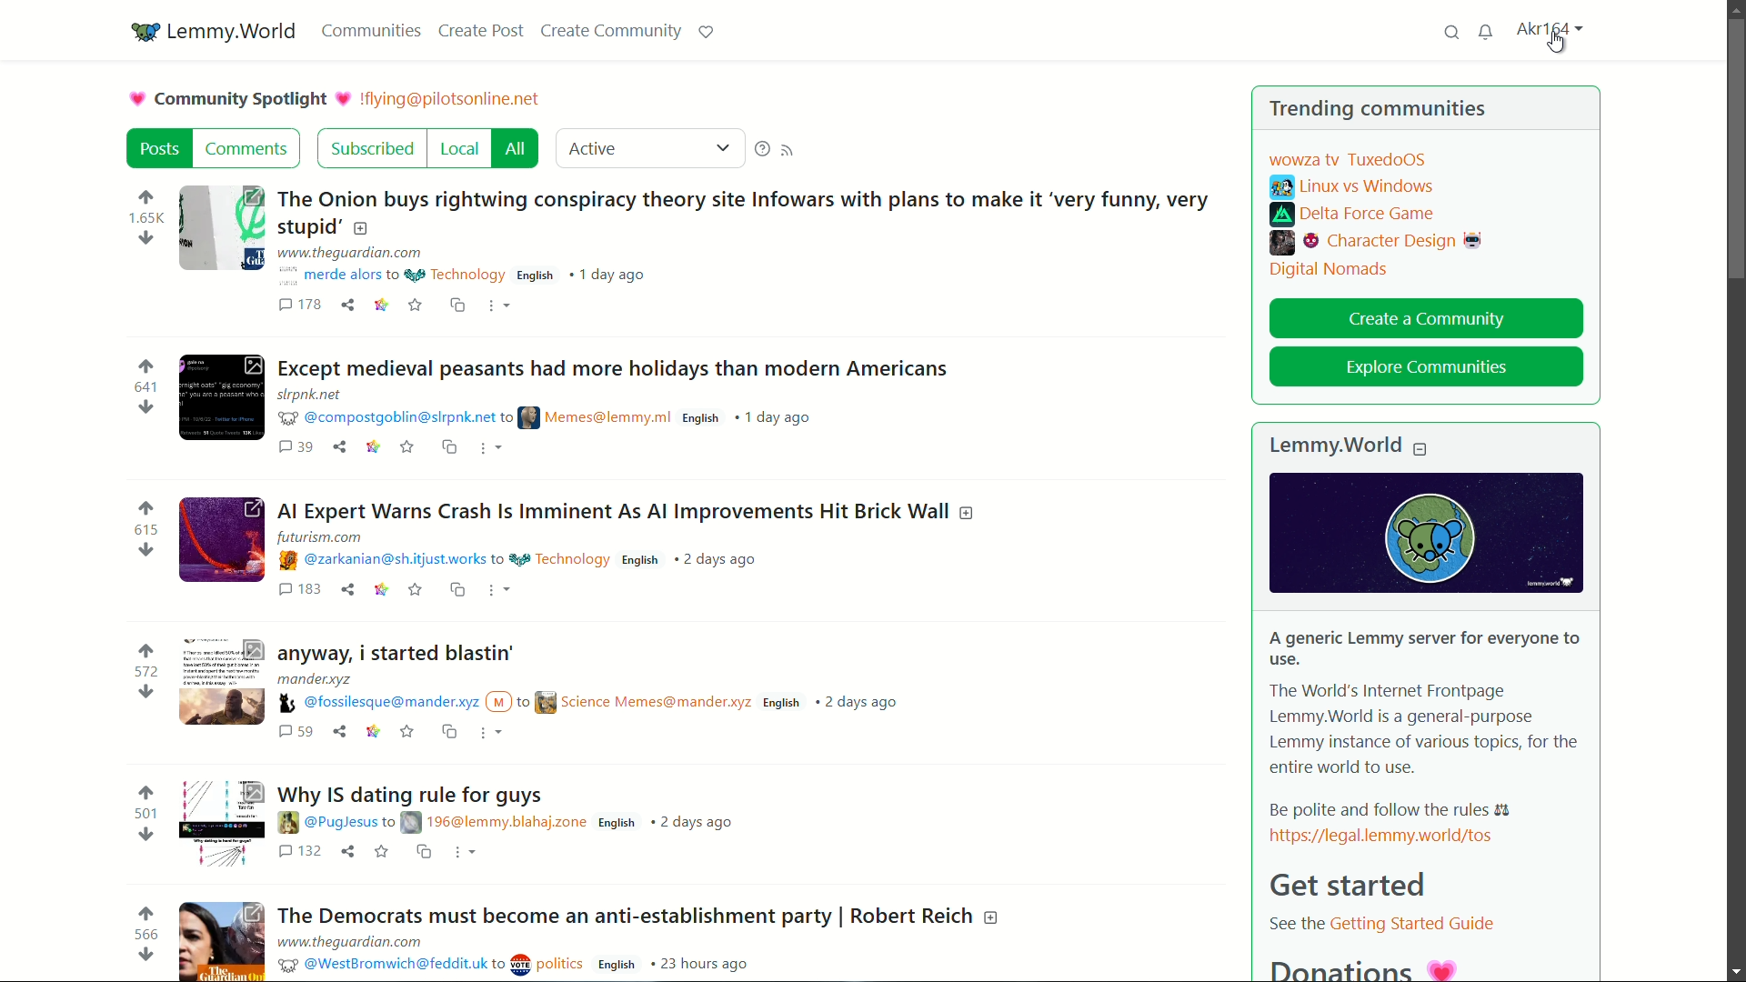 The height and width of the screenshot is (982, 1746). I want to click on image, so click(224, 680).